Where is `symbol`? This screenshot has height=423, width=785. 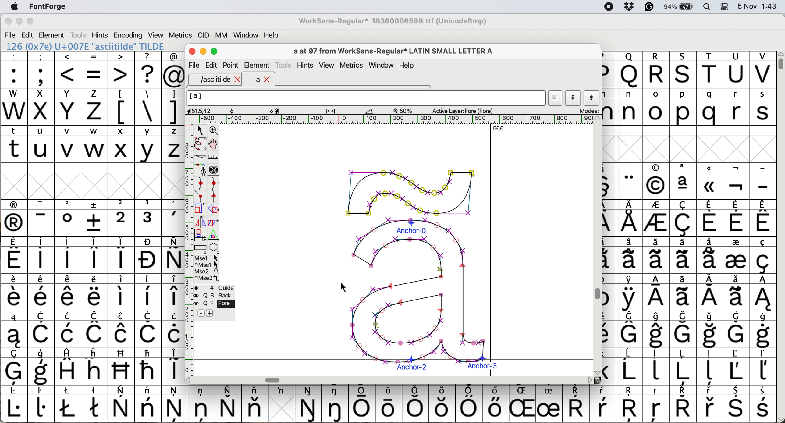
symbol is located at coordinates (122, 255).